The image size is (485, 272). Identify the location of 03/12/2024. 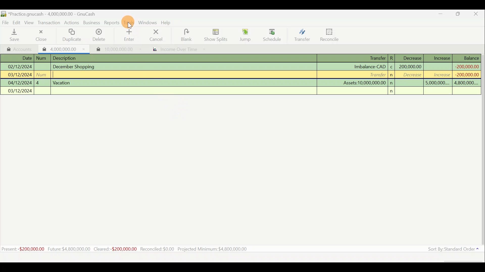
(20, 91).